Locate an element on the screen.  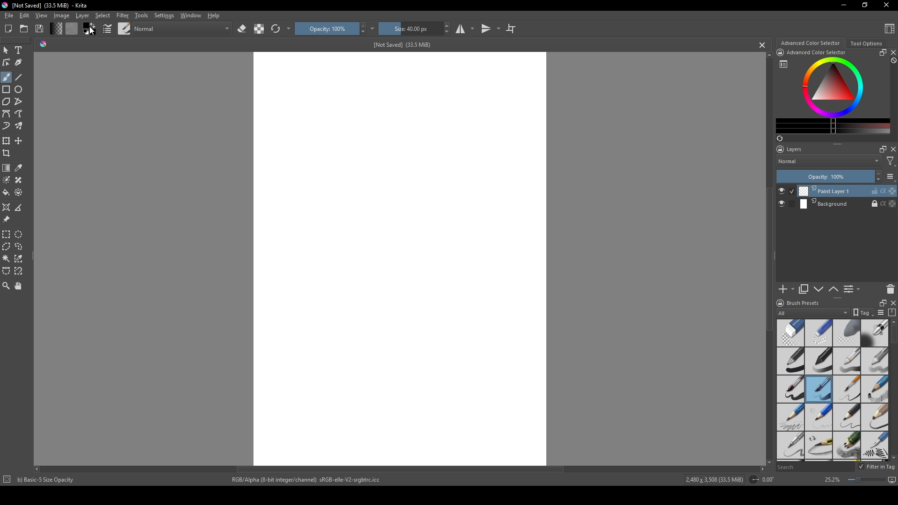
Layers is located at coordinates (792, 149).